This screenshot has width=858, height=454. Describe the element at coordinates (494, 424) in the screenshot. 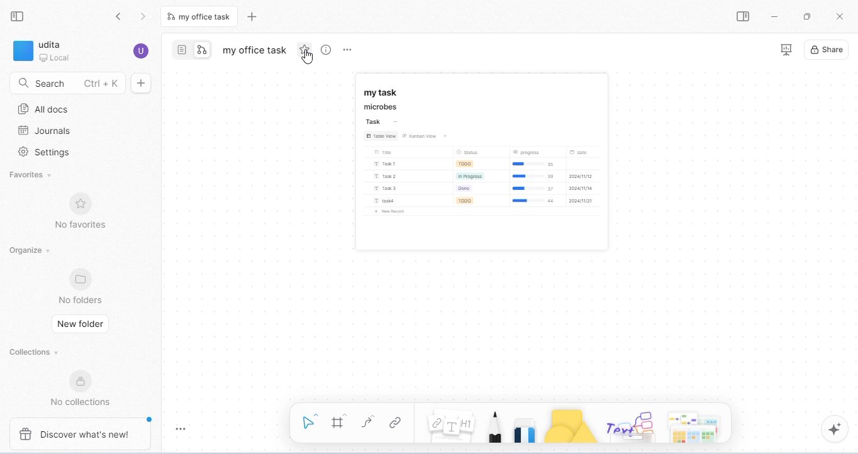

I see `pencil` at that location.